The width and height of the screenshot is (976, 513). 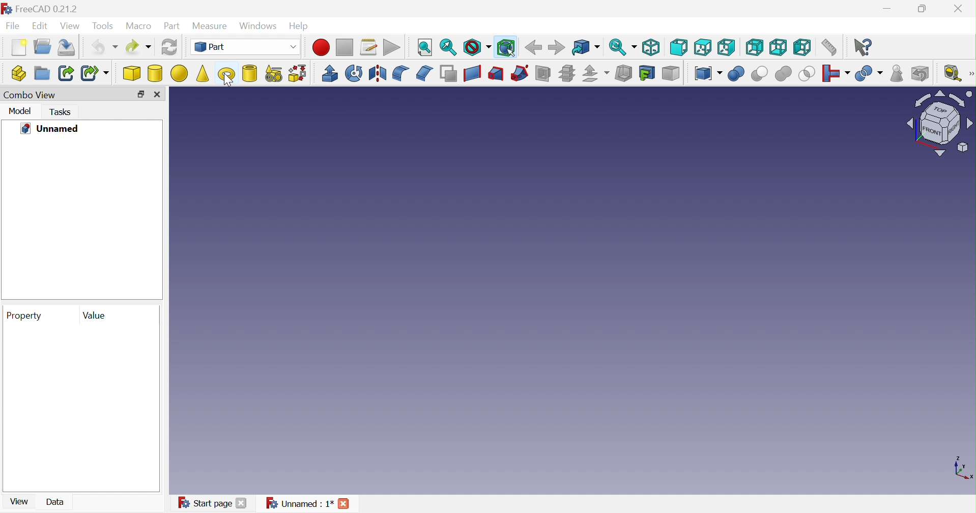 What do you see at coordinates (448, 47) in the screenshot?
I see `Fit selection` at bounding box center [448, 47].